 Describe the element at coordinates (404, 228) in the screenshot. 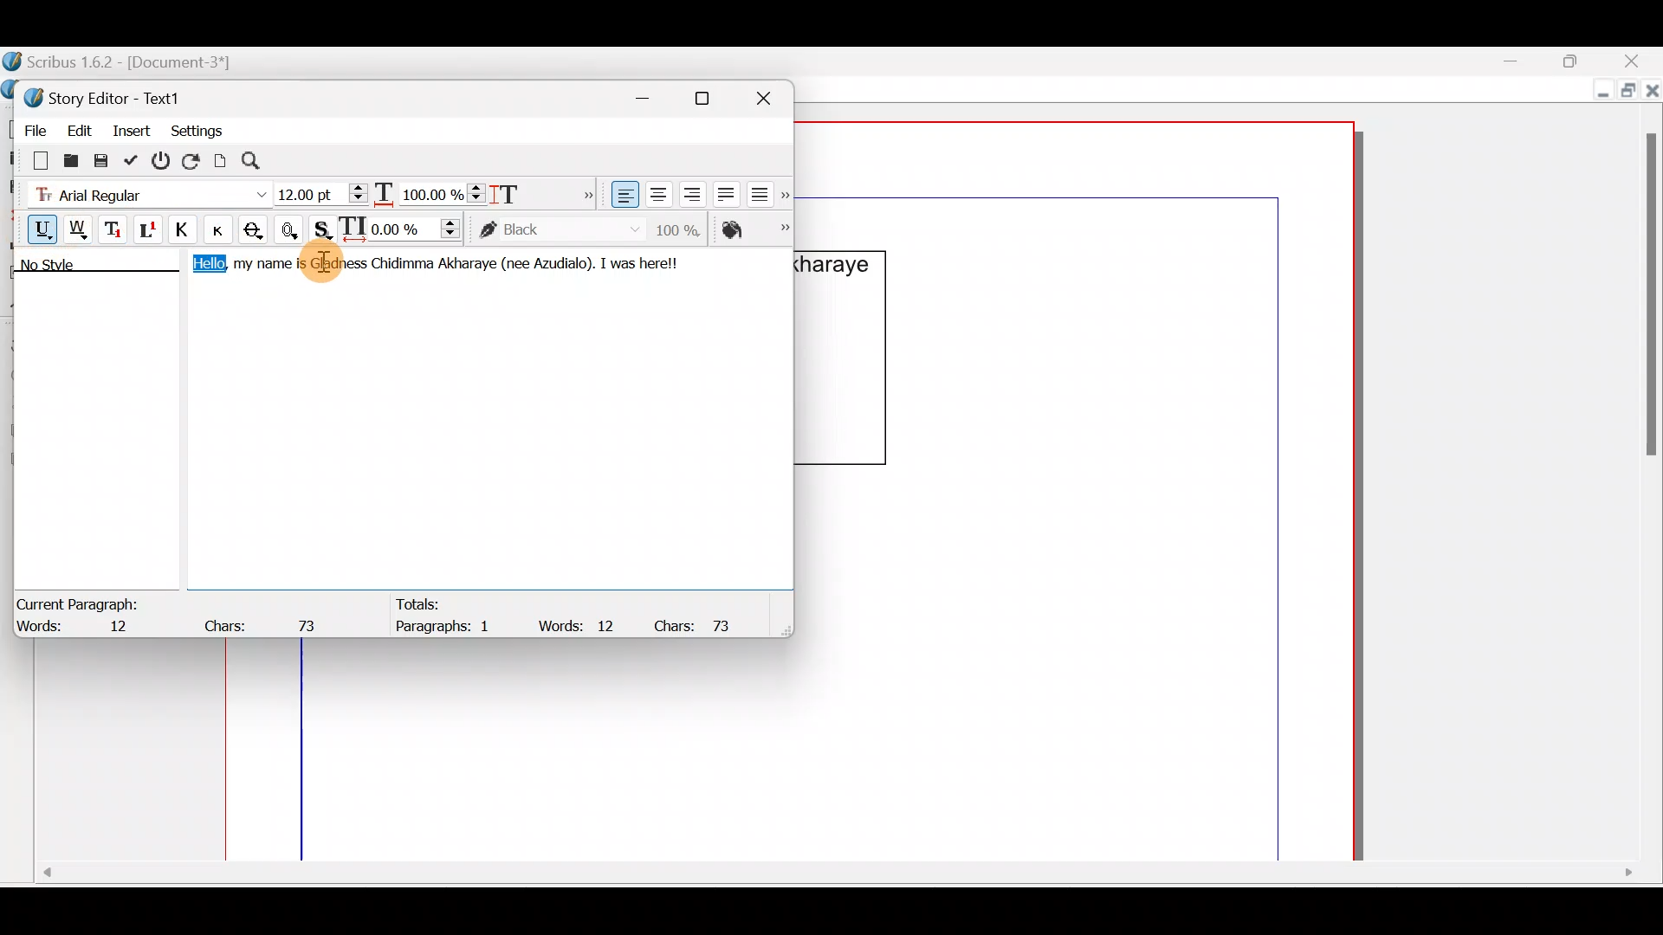

I see `Manual tracking` at that location.